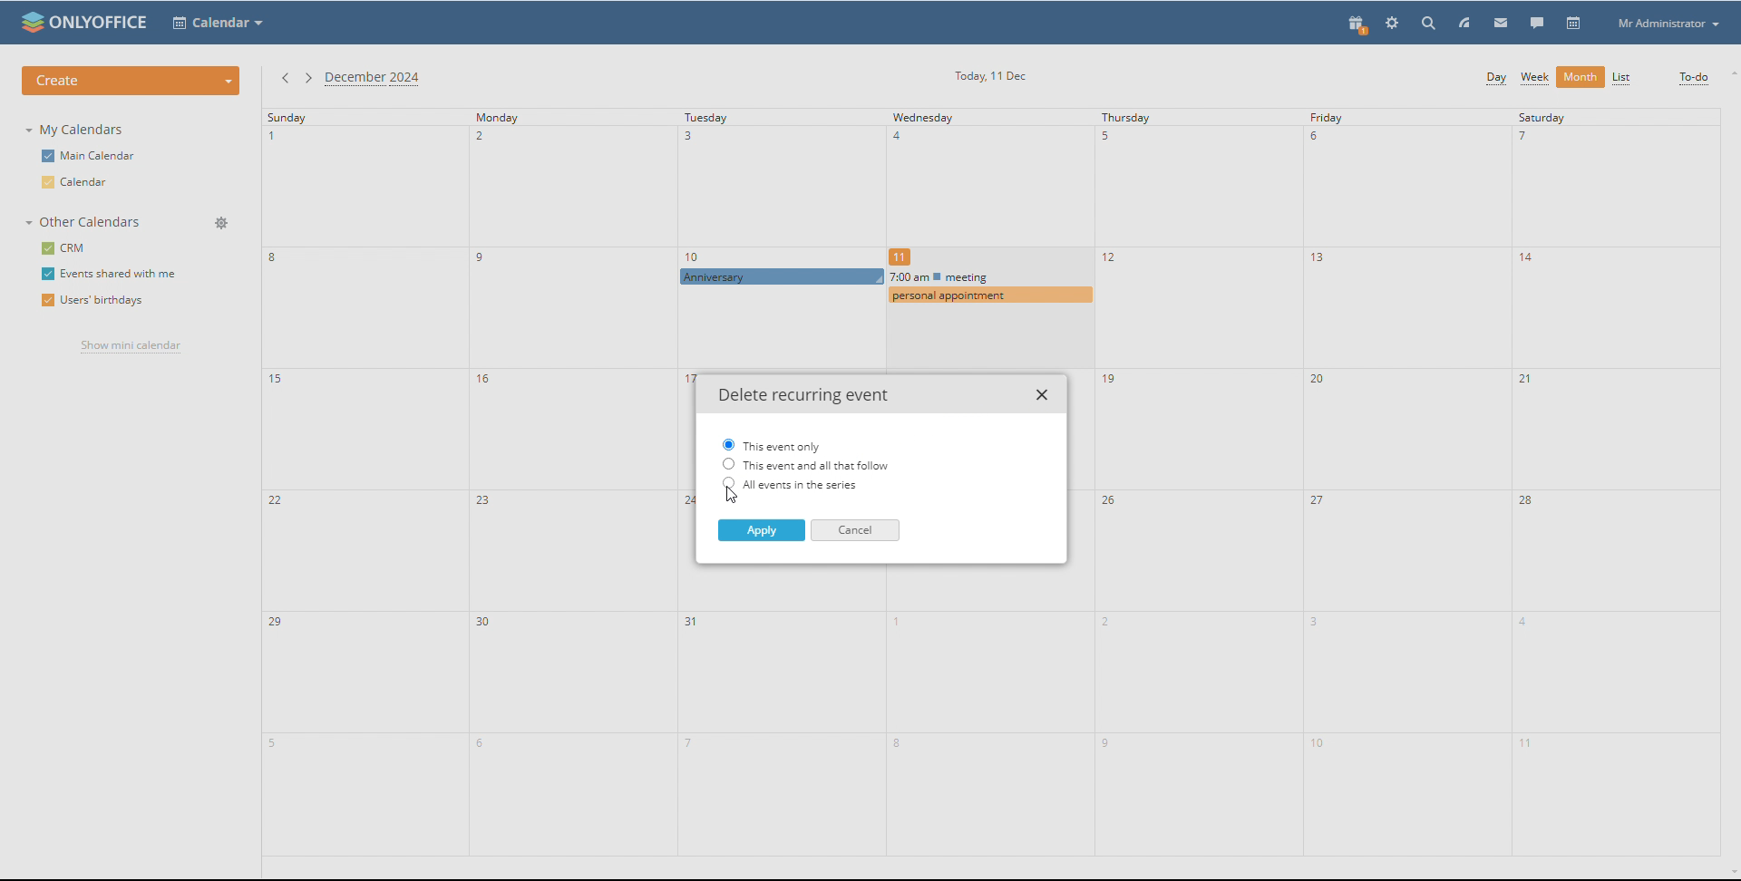  I want to click on cancel, so click(854, 531).